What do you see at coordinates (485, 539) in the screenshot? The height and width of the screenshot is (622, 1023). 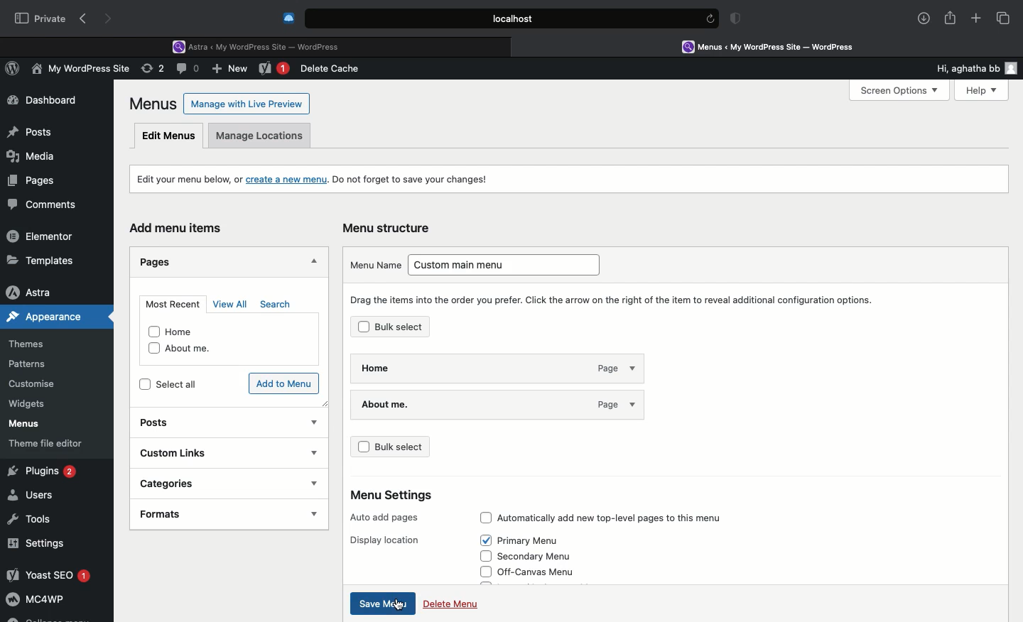 I see `Check box` at bounding box center [485, 539].